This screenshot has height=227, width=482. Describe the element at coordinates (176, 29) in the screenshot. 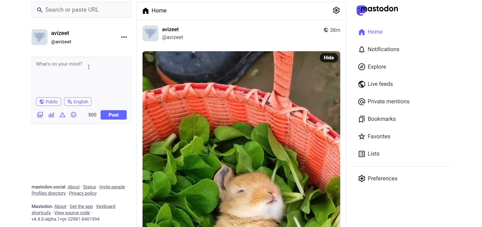

I see `avizeet` at that location.